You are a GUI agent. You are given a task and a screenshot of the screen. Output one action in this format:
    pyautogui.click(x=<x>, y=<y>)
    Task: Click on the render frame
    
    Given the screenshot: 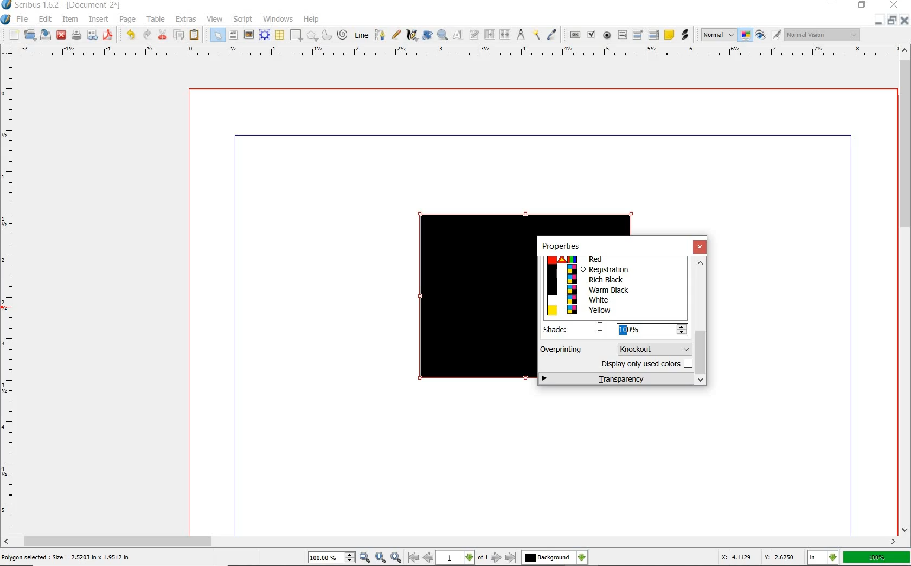 What is the action you would take?
    pyautogui.click(x=264, y=35)
    